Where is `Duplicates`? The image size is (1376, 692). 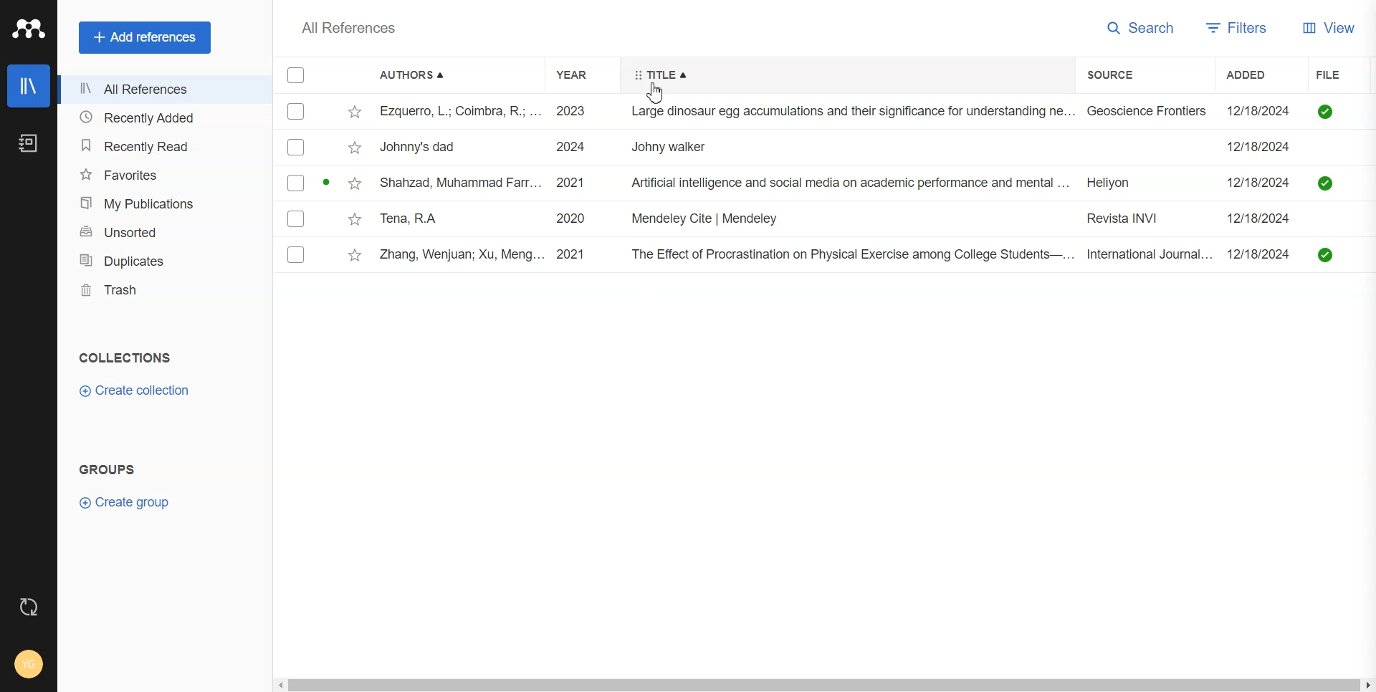
Duplicates is located at coordinates (163, 261).